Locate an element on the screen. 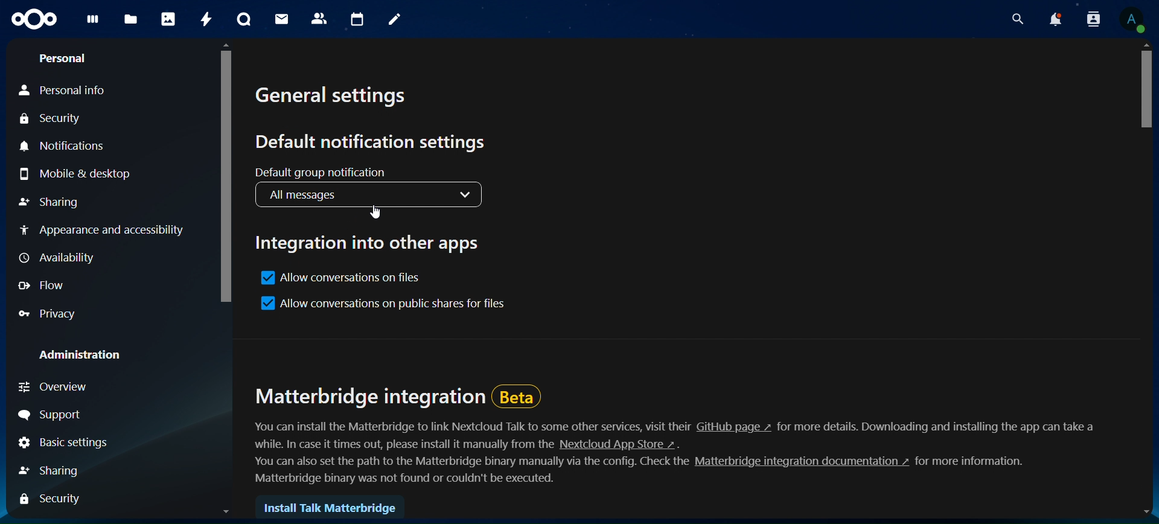 The width and height of the screenshot is (1159, 524). security is located at coordinates (51, 119).